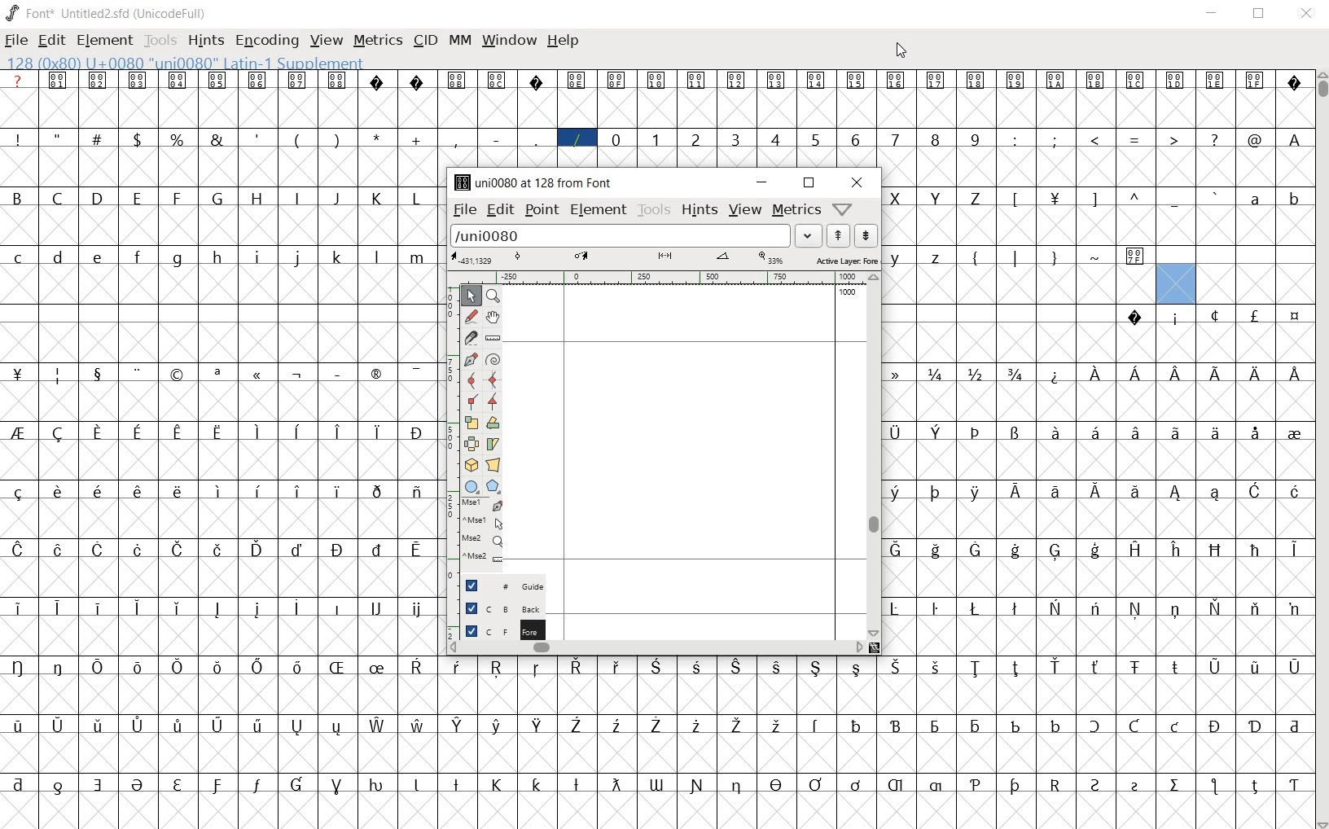 The image size is (1329, 829). Describe the element at coordinates (178, 608) in the screenshot. I see `glyph` at that location.